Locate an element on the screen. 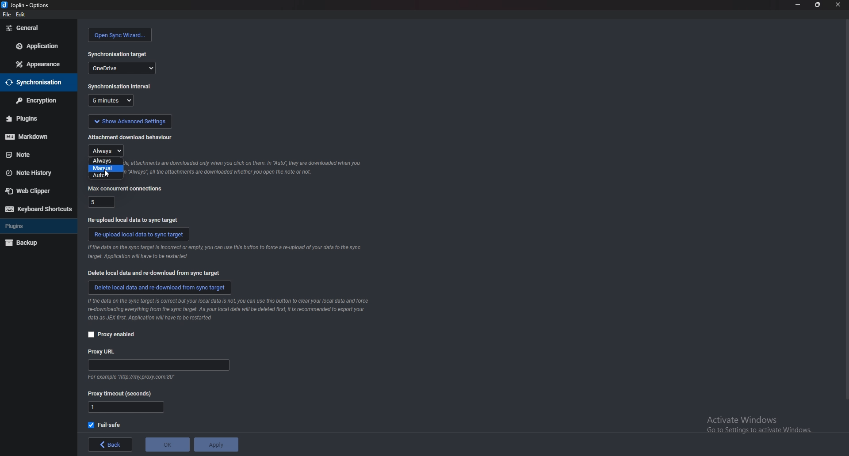 The width and height of the screenshot is (849, 456). backup is located at coordinates (26, 243).